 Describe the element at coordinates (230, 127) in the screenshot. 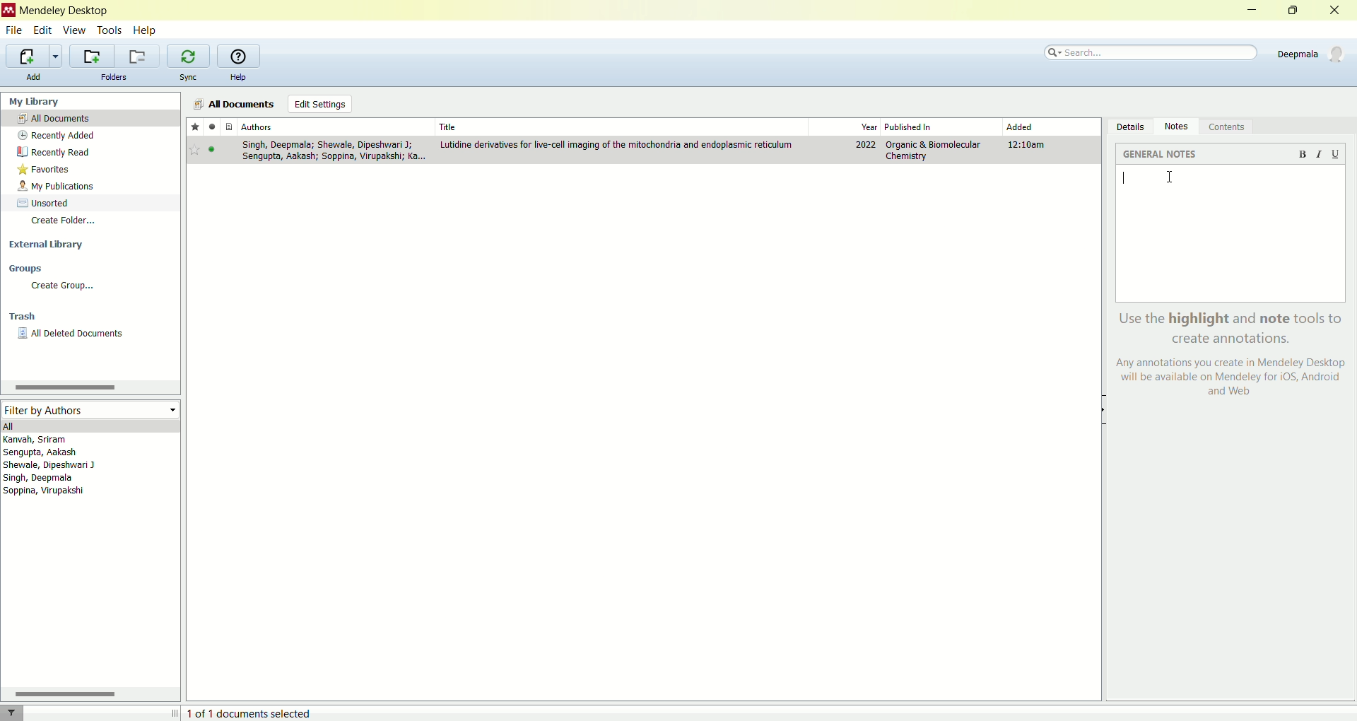

I see `documents` at that location.